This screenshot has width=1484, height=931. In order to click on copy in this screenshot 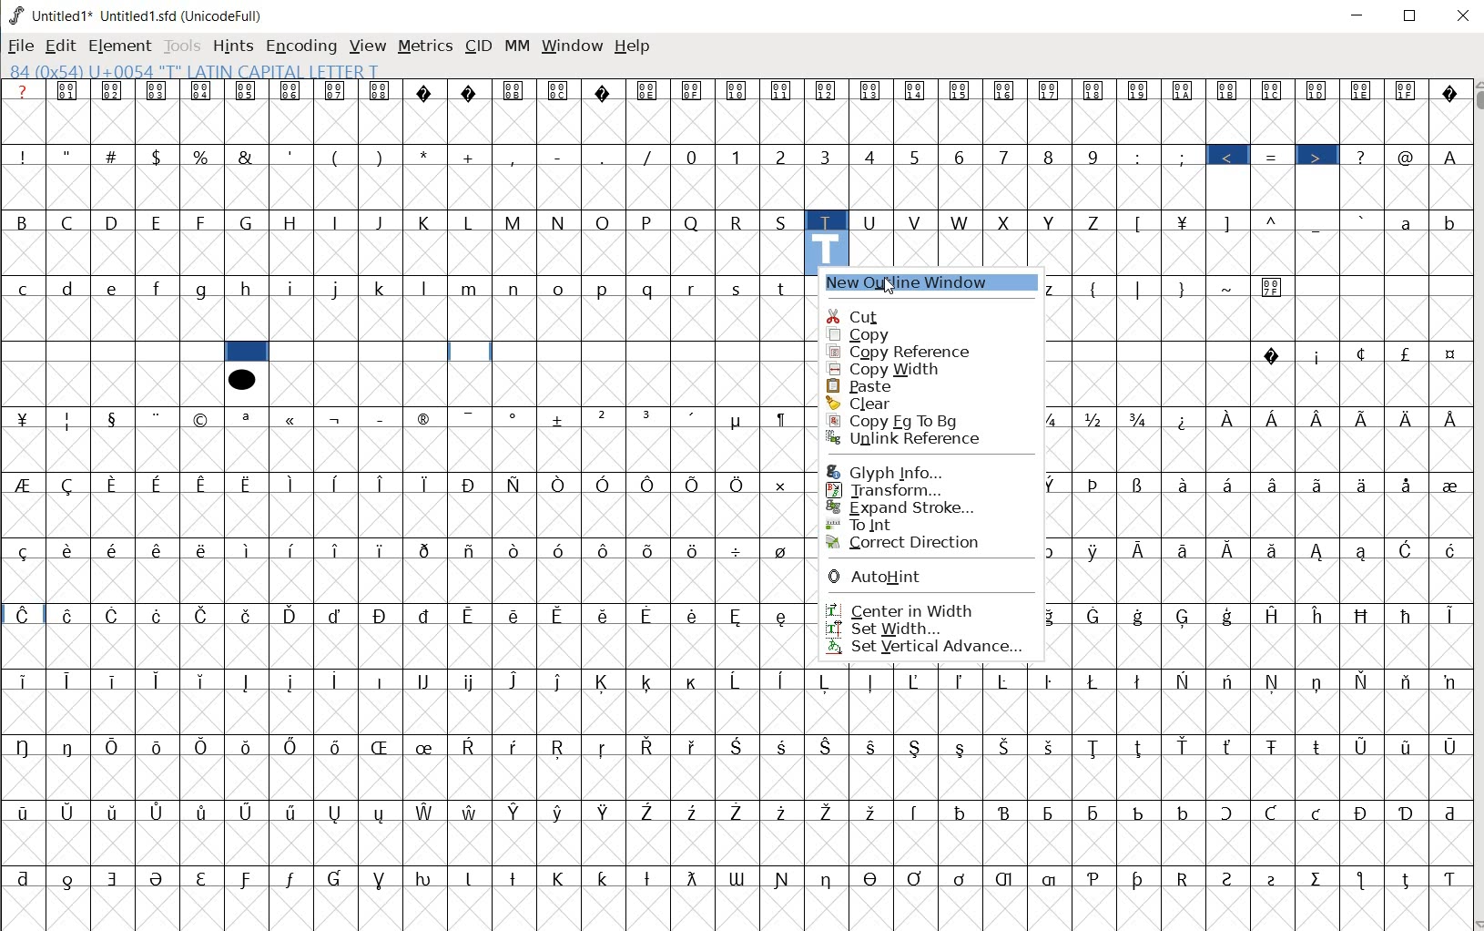, I will do `click(899, 335)`.